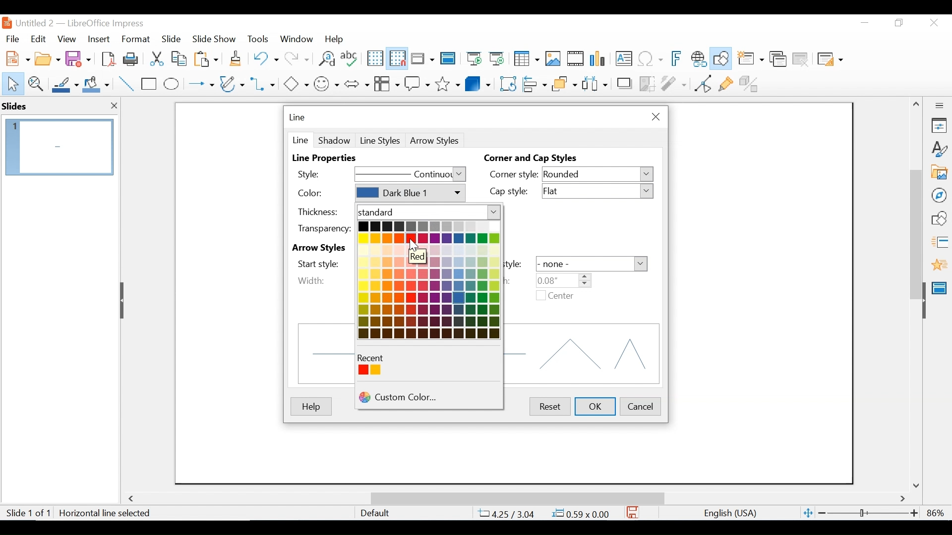  Describe the element at coordinates (939, 218) in the screenshot. I see `Shapes` at that location.